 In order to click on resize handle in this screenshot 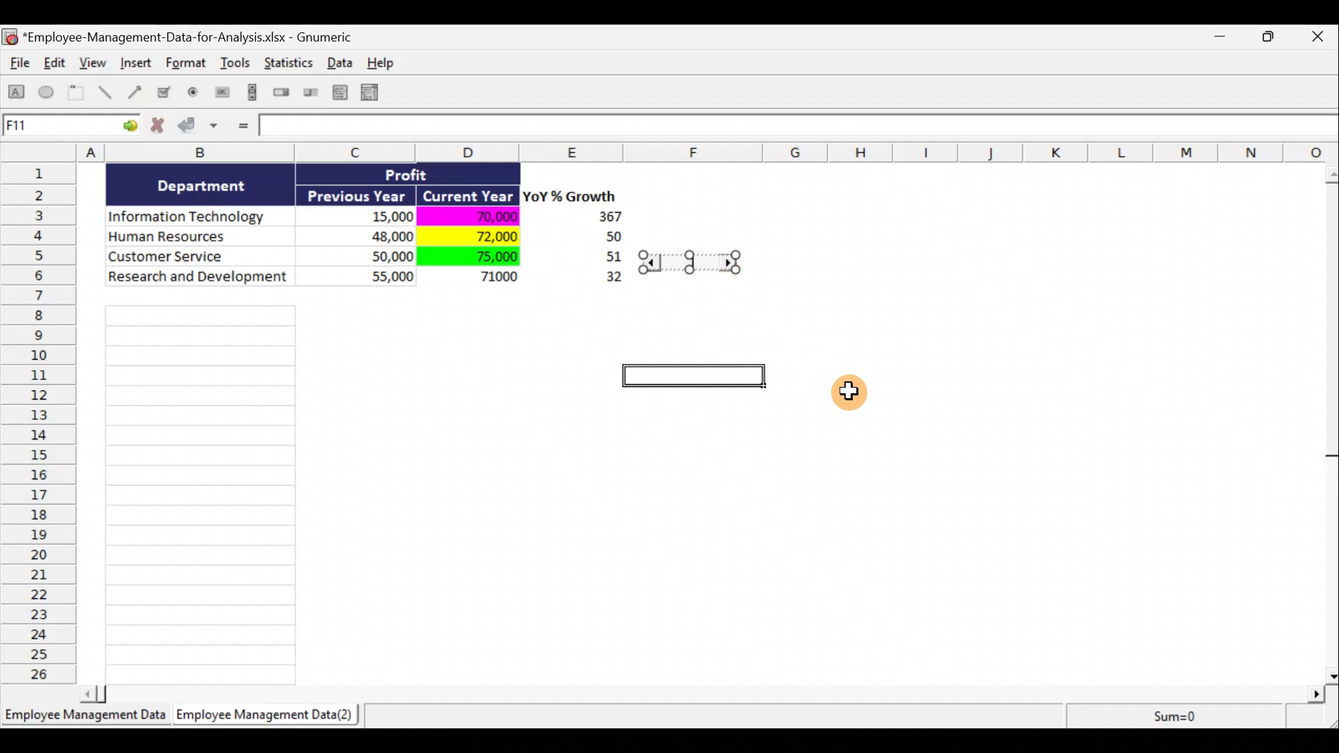, I will do `click(690, 261)`.